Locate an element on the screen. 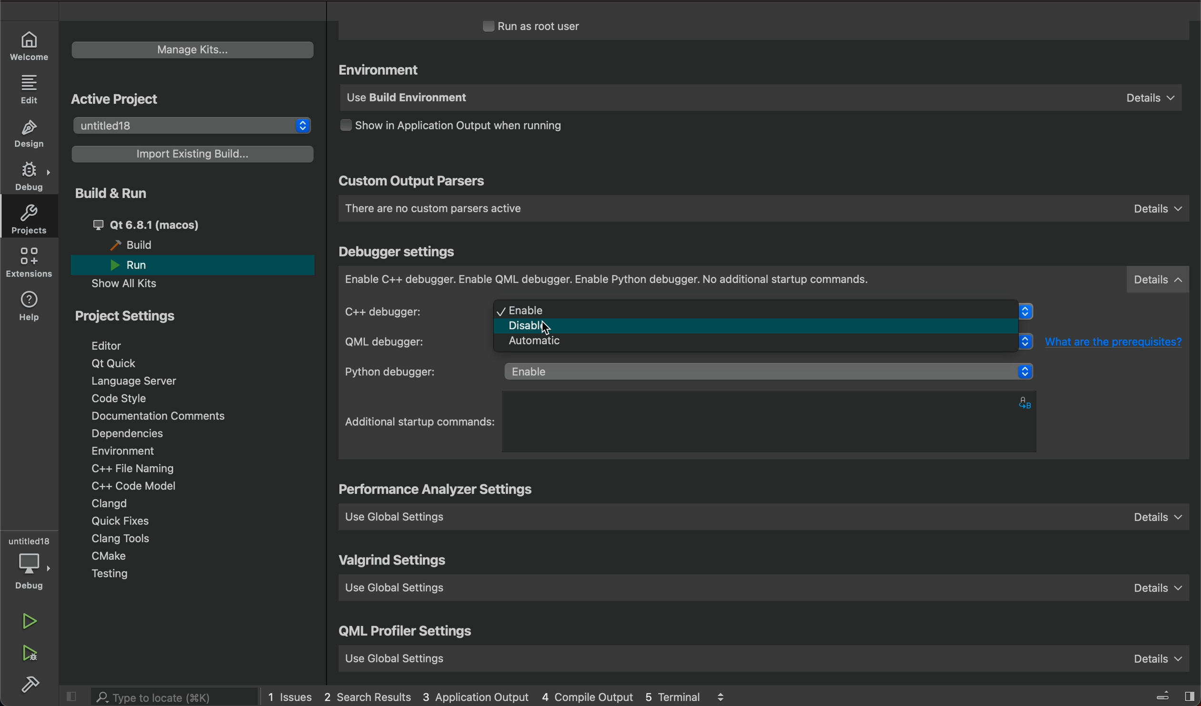 The width and height of the screenshot is (1201, 706). Documentation  is located at coordinates (170, 417).